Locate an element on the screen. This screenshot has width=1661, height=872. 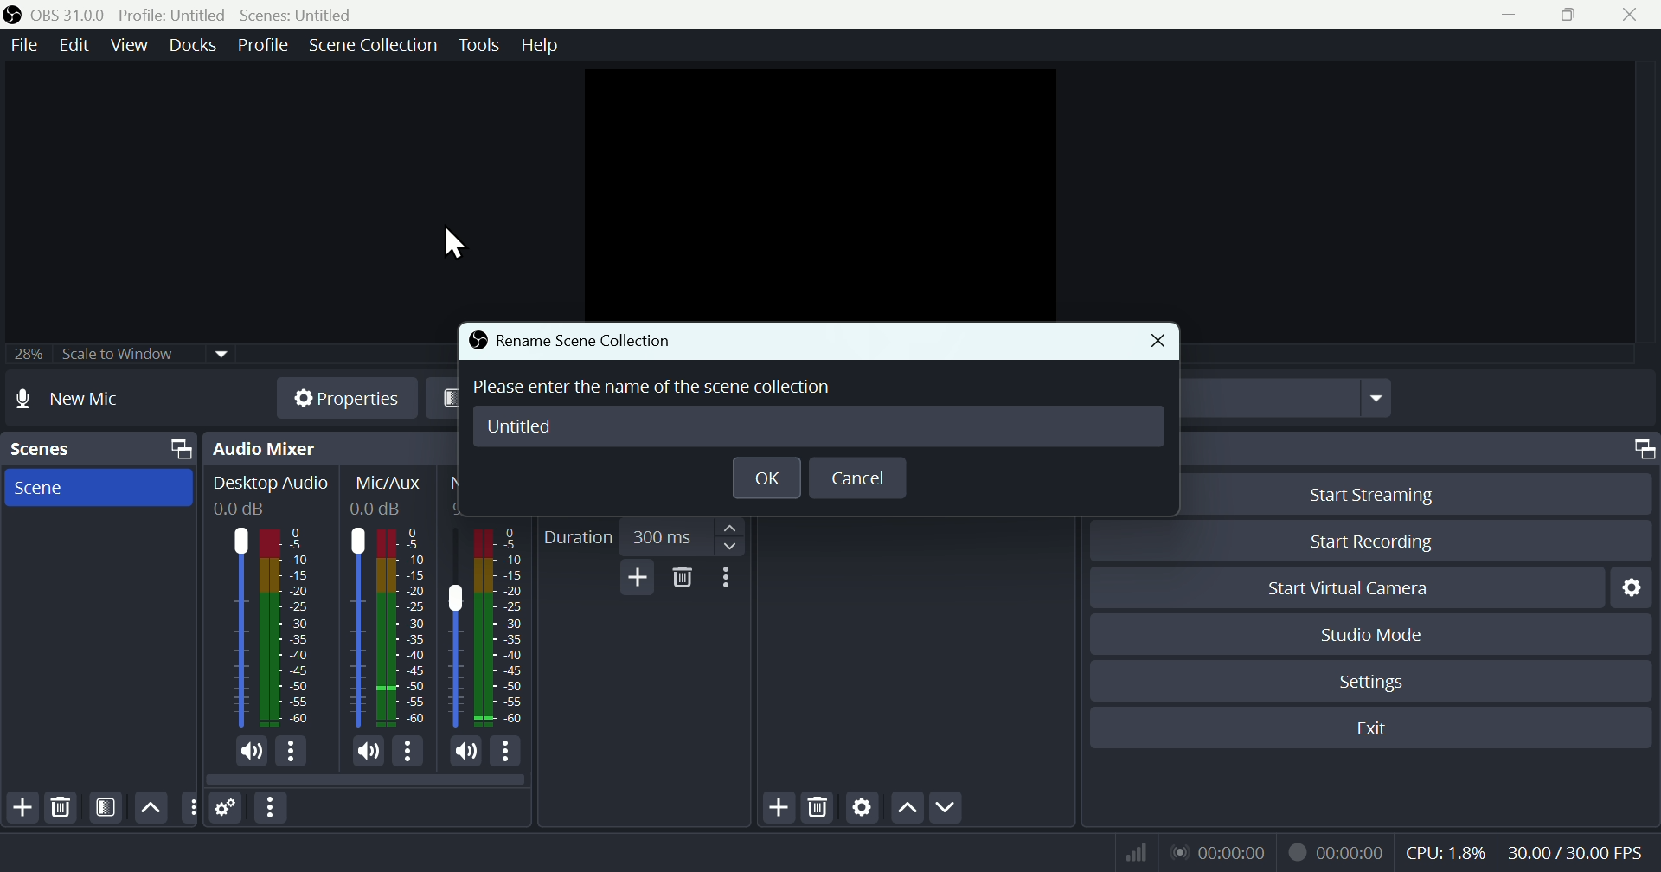
More options is located at coordinates (271, 807).